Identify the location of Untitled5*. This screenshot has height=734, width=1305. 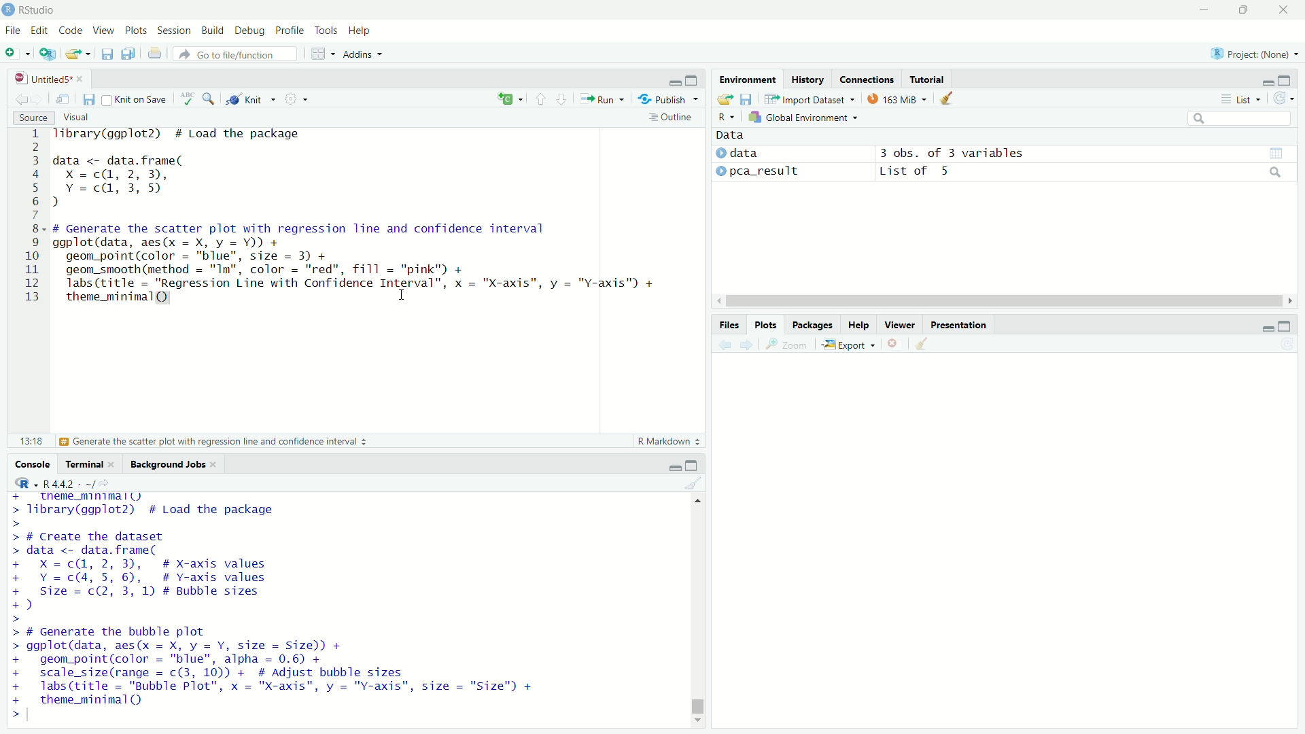
(43, 78).